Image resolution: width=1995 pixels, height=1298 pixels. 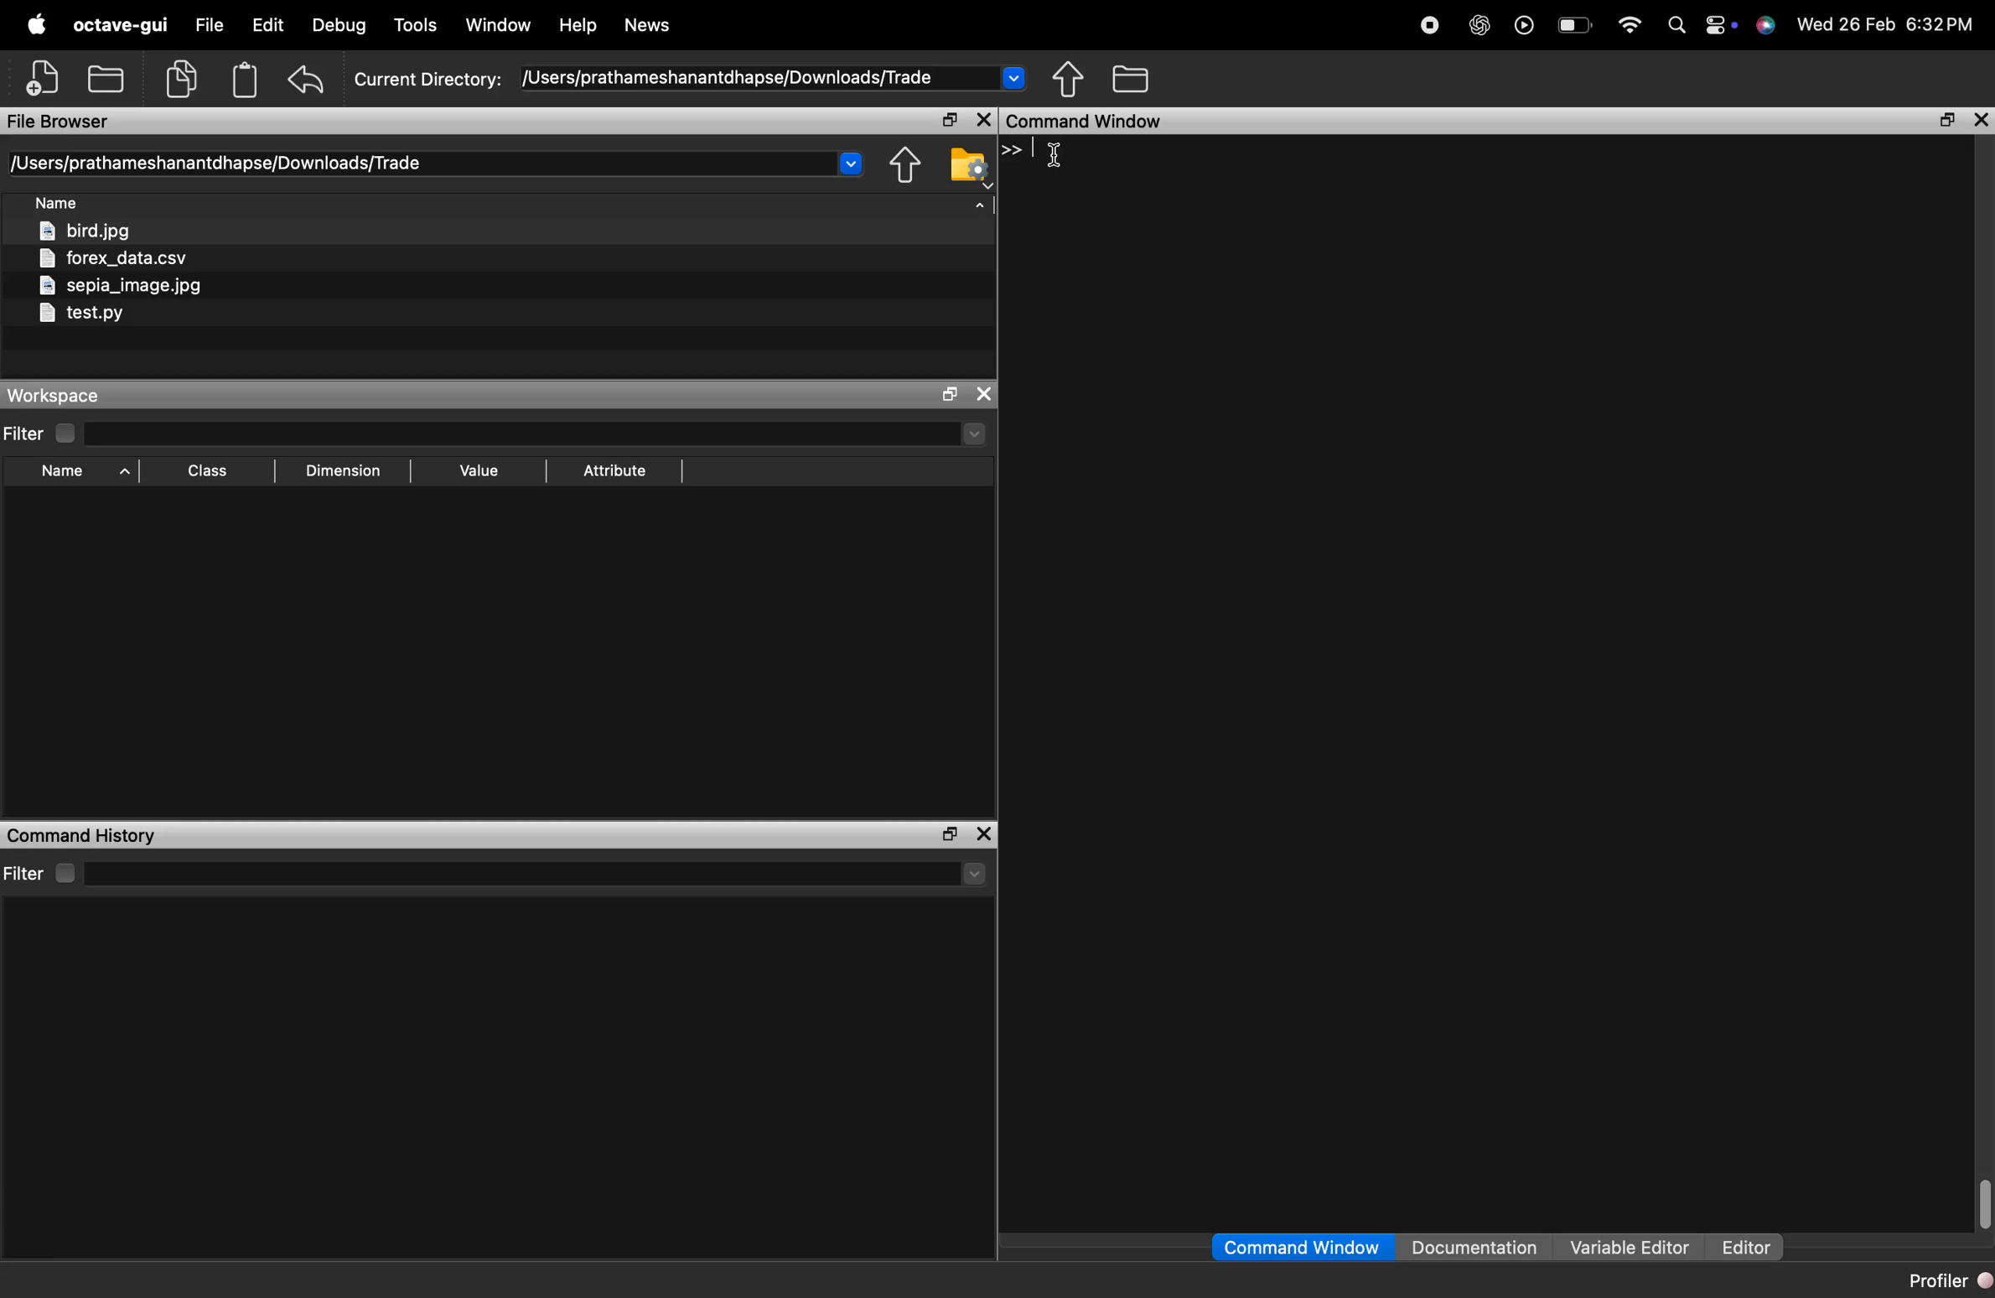 I want to click on battery, so click(x=1576, y=28).